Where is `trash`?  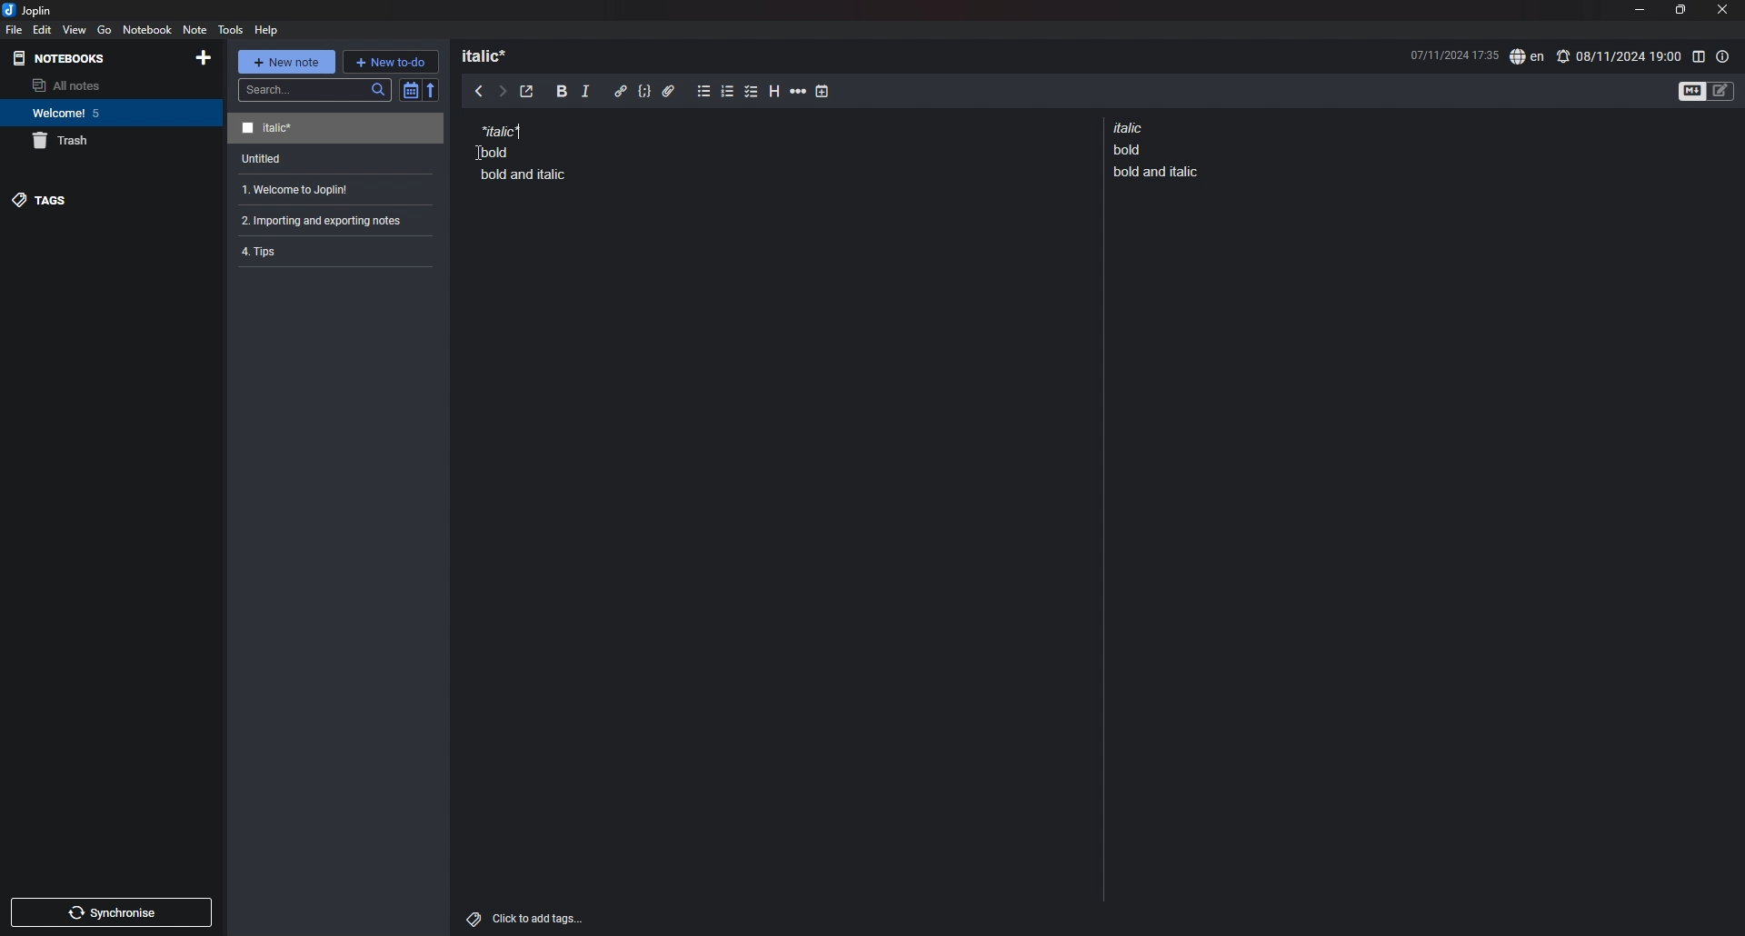 trash is located at coordinates (112, 141).